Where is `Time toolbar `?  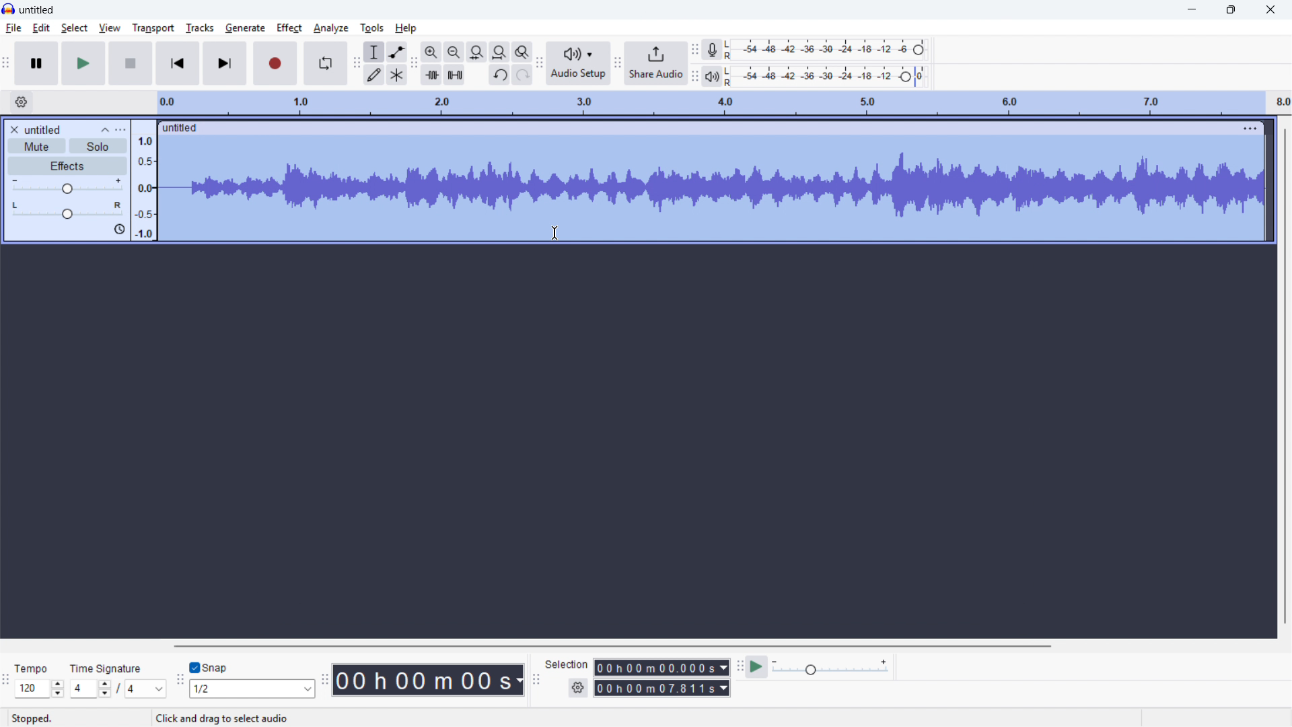 Time toolbar  is located at coordinates (326, 681).